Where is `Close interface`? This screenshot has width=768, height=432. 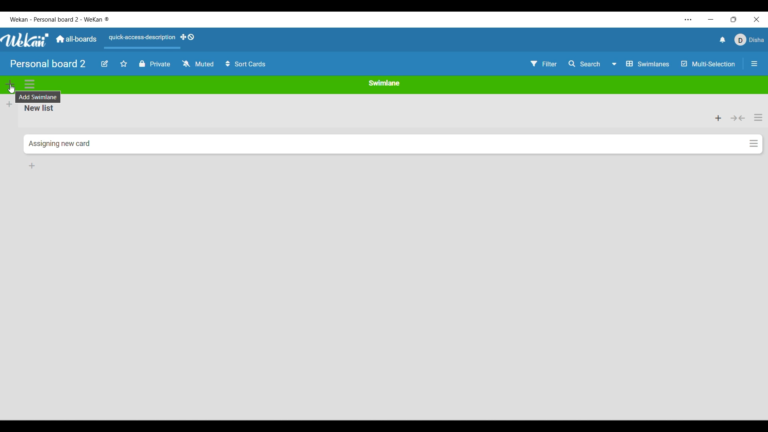
Close interface is located at coordinates (757, 20).